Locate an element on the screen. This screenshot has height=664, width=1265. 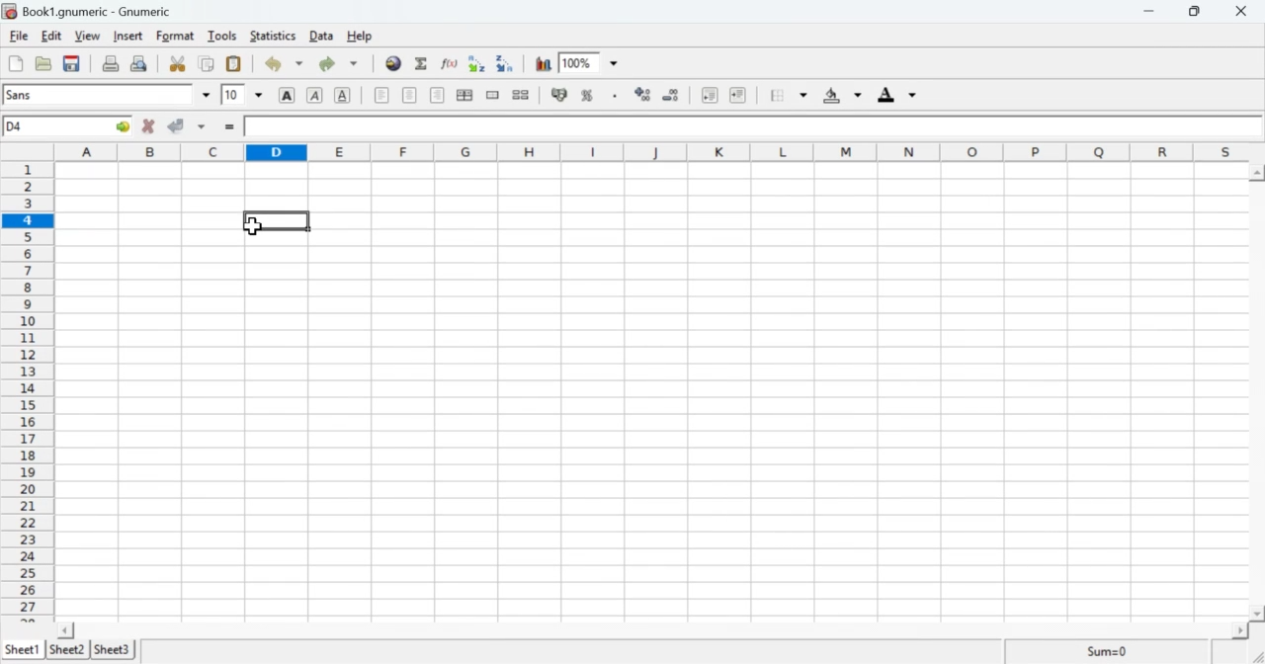
Sheet 2 is located at coordinates (69, 650).